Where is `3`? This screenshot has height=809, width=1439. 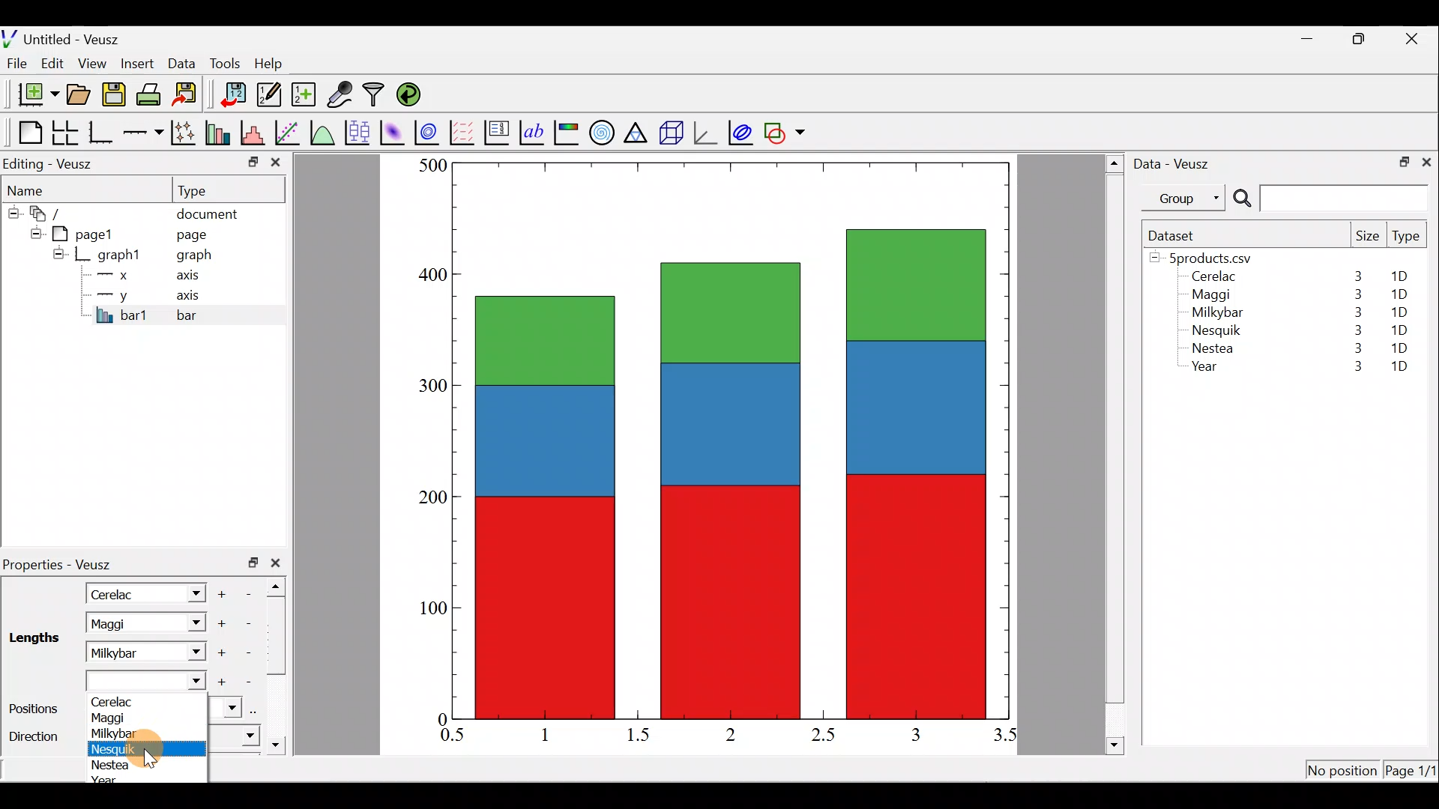
3 is located at coordinates (1357, 276).